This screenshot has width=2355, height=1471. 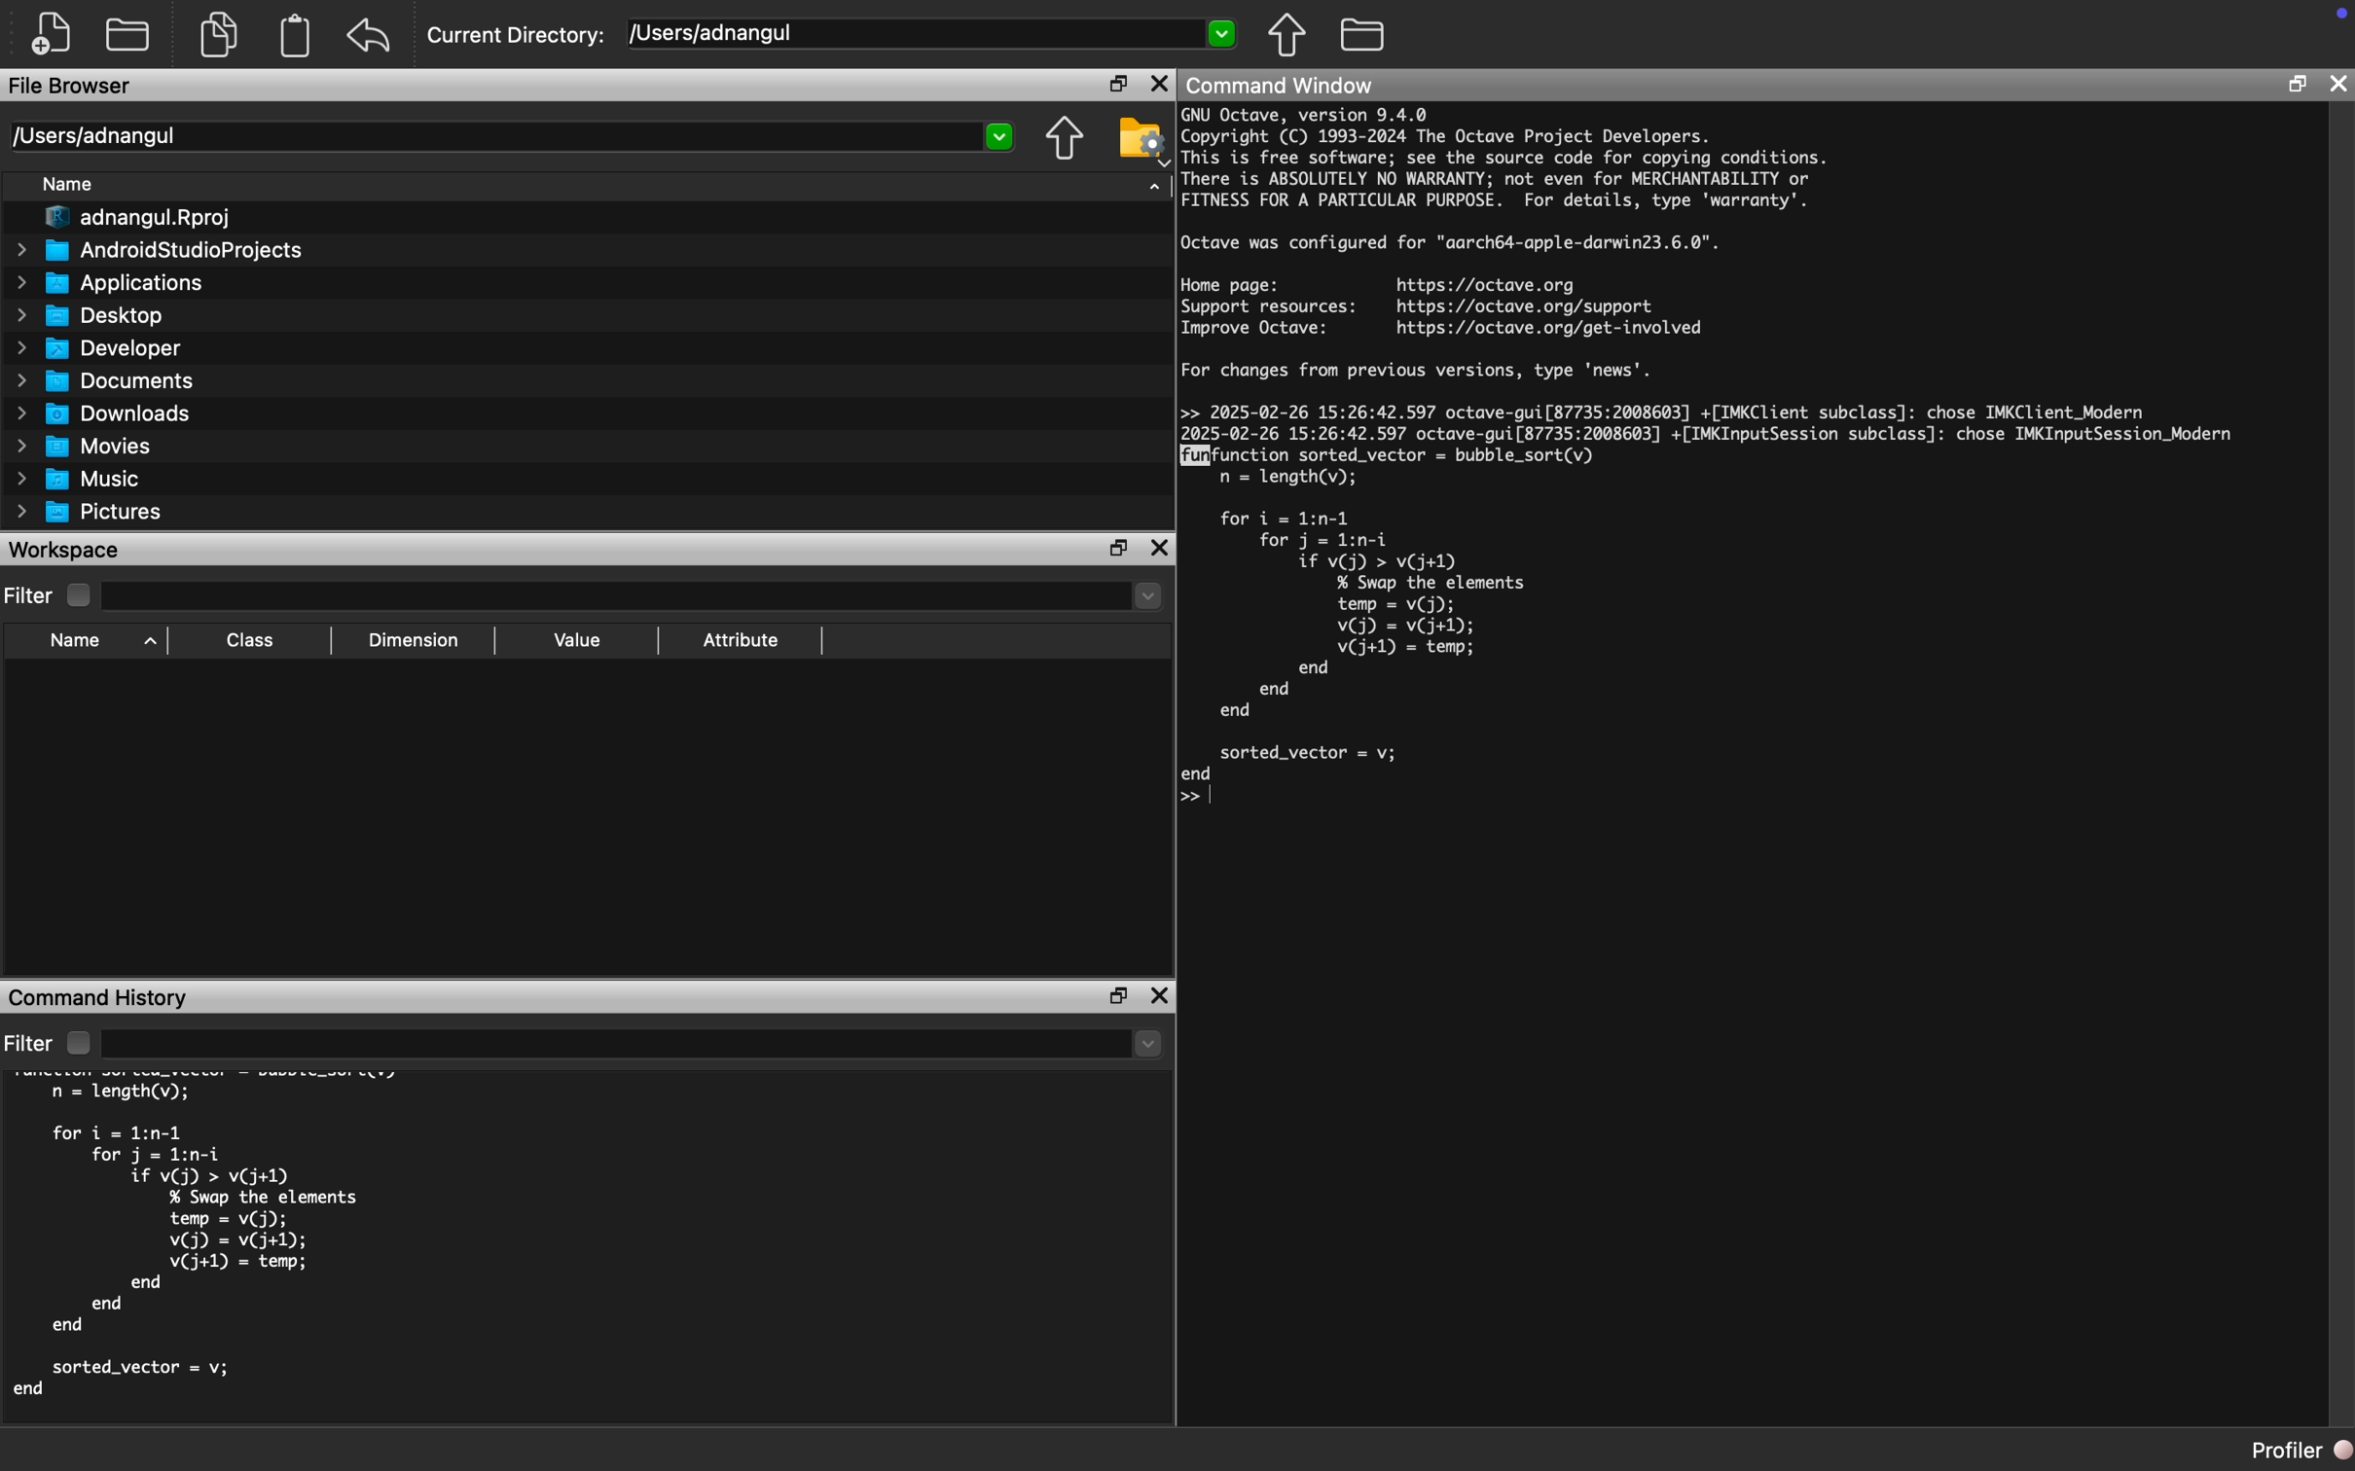 I want to click on Close, so click(x=1161, y=996).